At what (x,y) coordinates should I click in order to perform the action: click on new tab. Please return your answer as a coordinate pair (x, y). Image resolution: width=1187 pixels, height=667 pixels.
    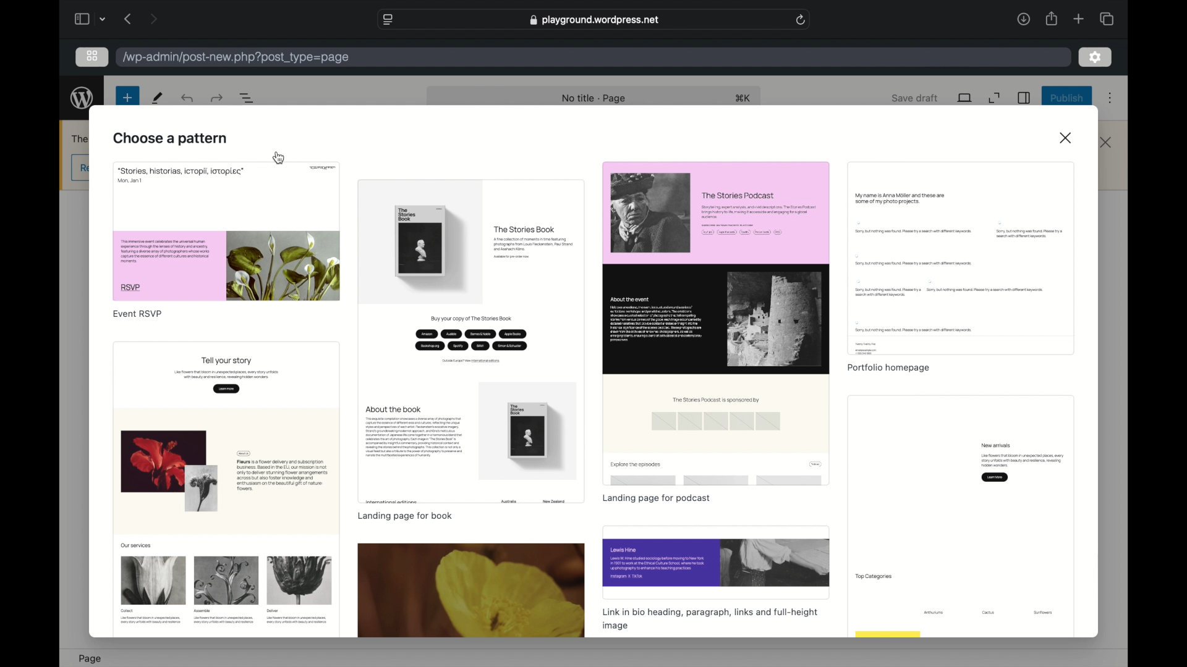
    Looking at the image, I should click on (1079, 19).